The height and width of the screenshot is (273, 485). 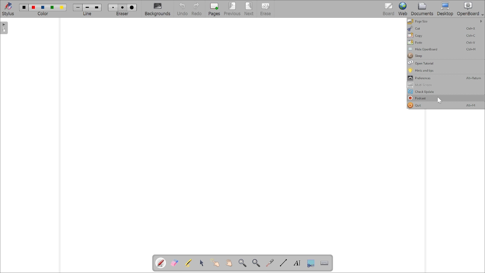 I want to click on show sidebar, so click(x=4, y=28).